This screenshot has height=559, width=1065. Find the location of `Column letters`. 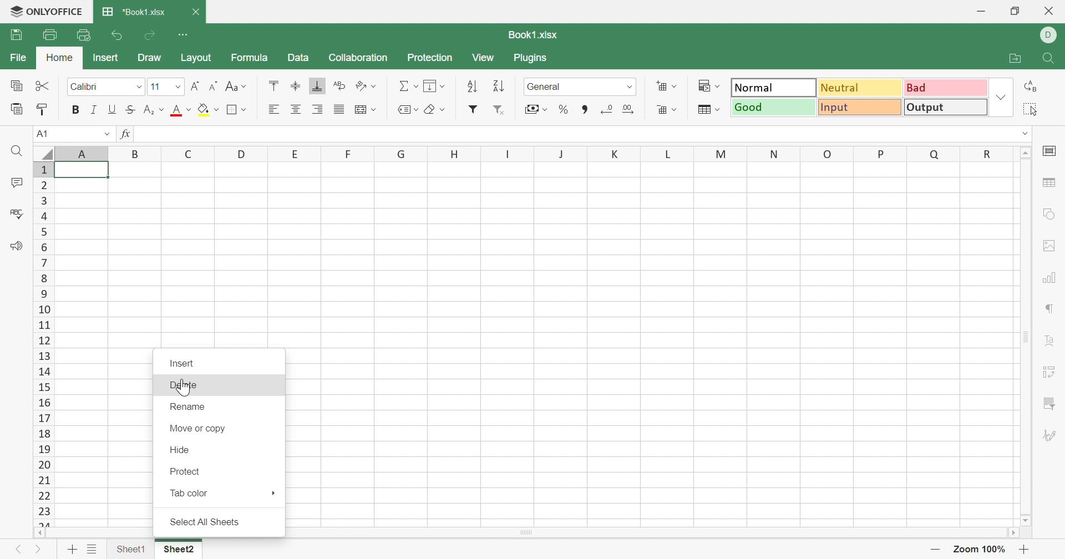

Column letters is located at coordinates (525, 153).